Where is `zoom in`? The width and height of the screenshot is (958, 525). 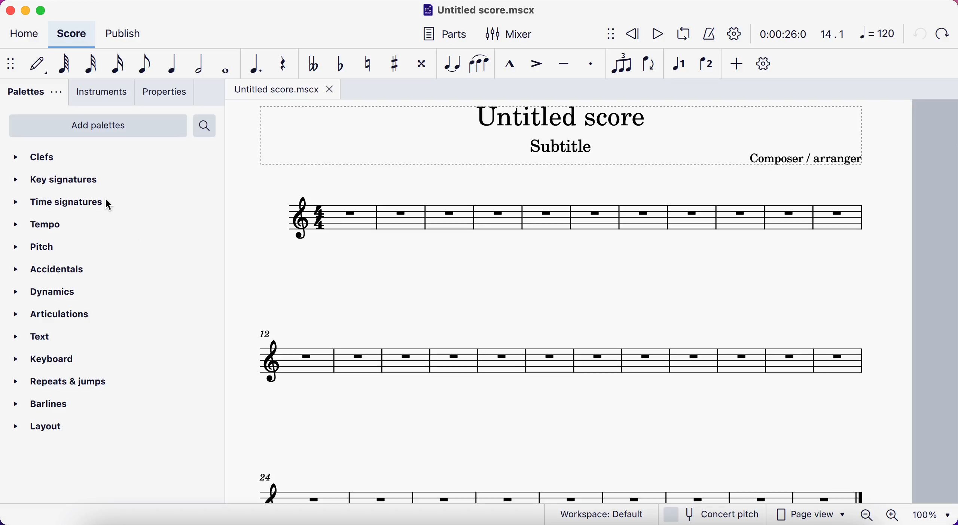
zoom in is located at coordinates (896, 515).